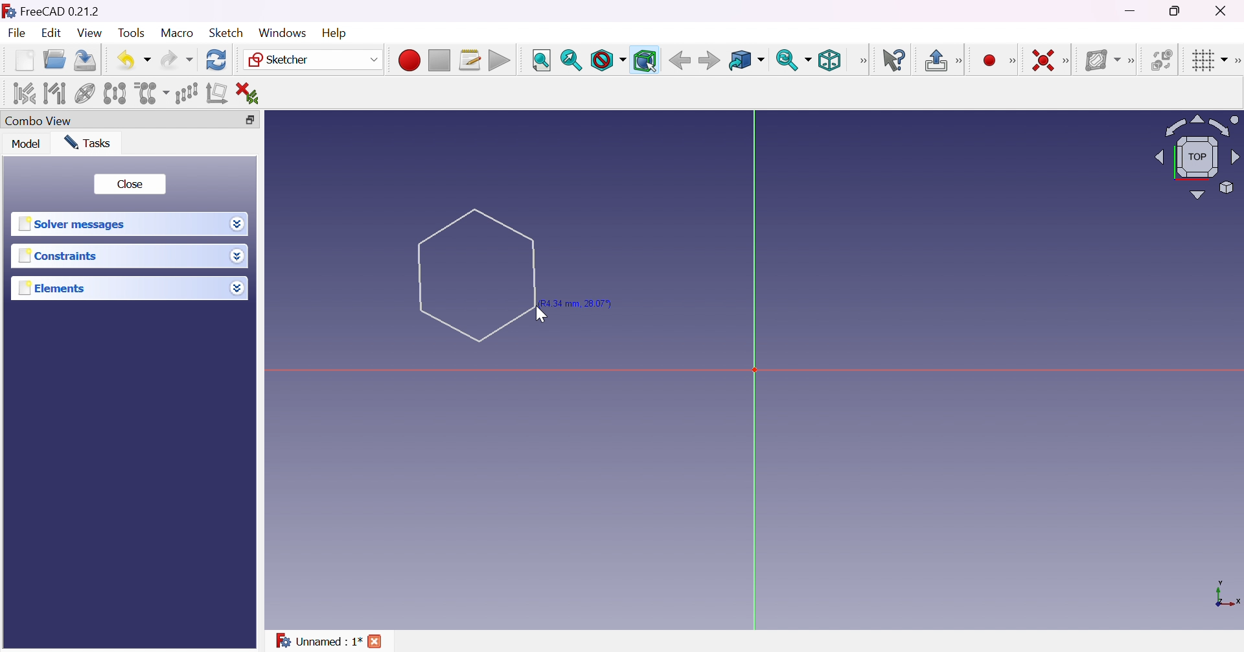  I want to click on Sketcher constraints, so click(1068, 62).